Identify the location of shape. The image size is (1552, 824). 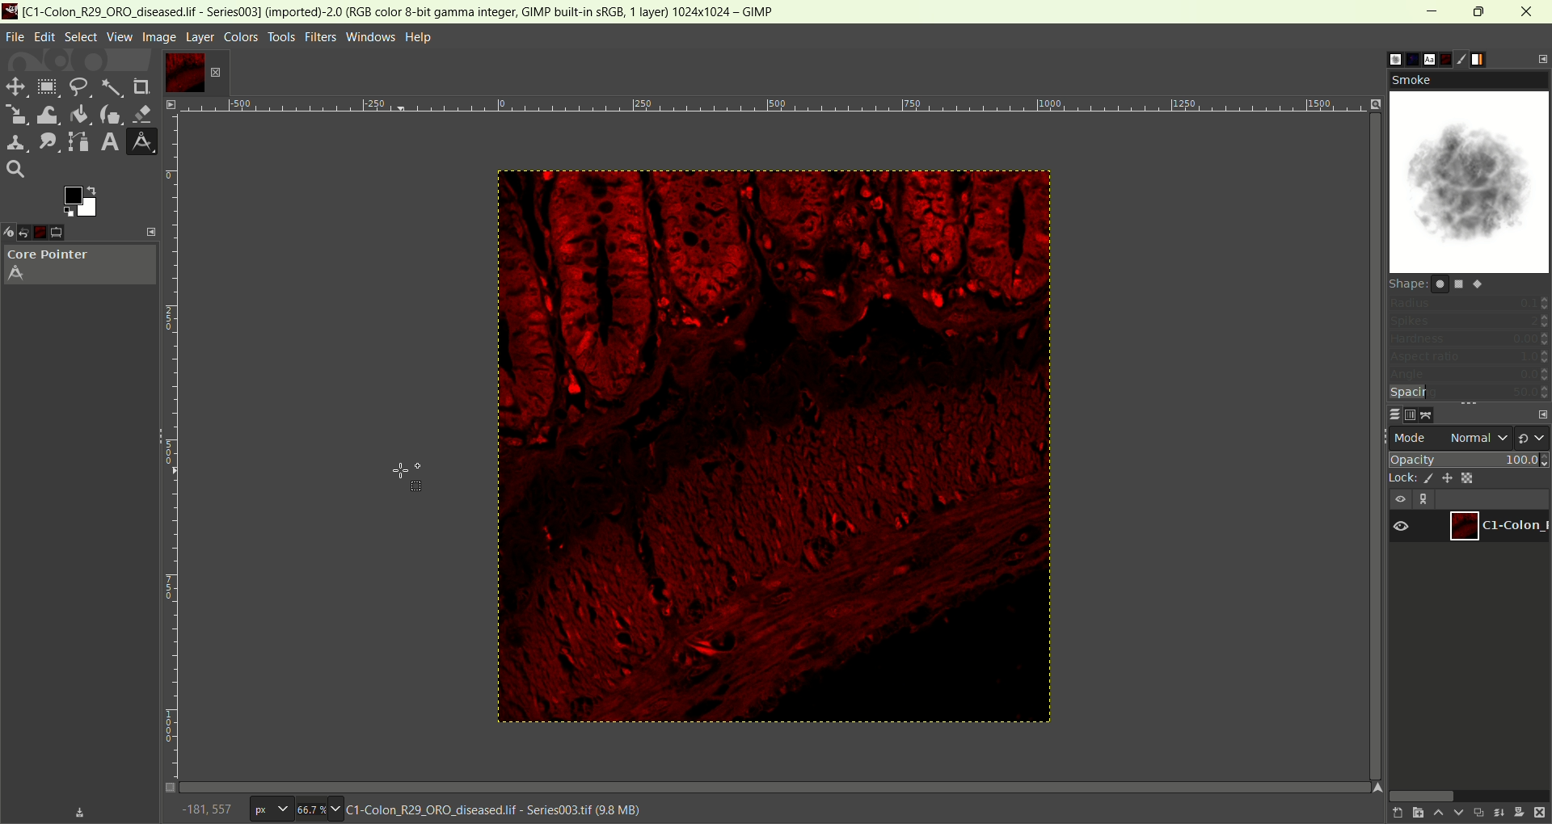
(1440, 283).